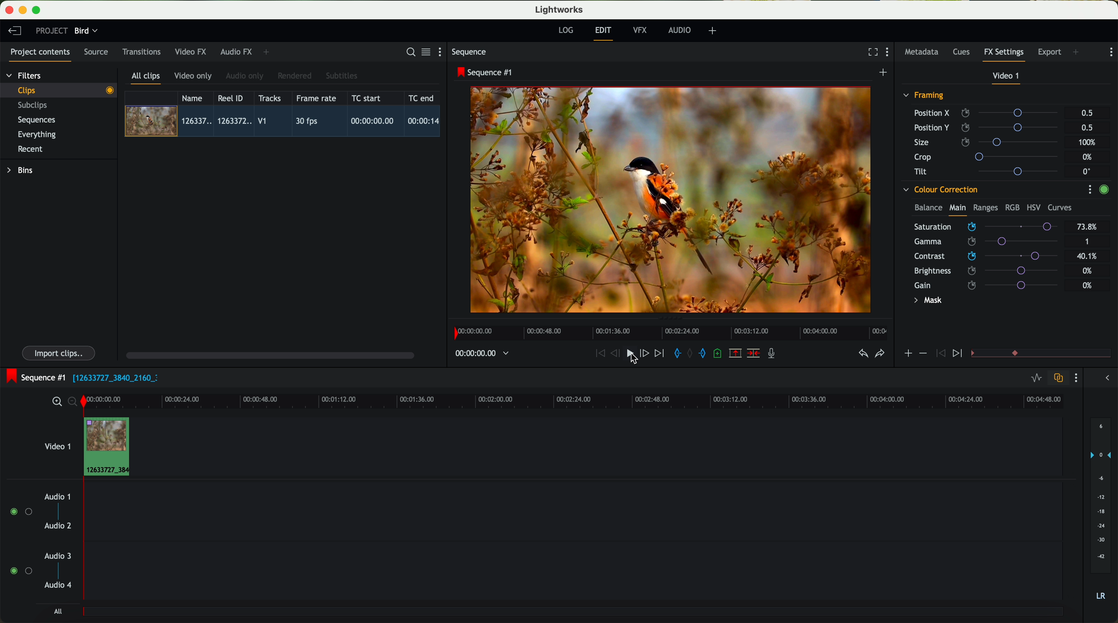 This screenshot has width=1118, height=623. What do you see at coordinates (736, 353) in the screenshot?
I see `remove the marked section` at bounding box center [736, 353].